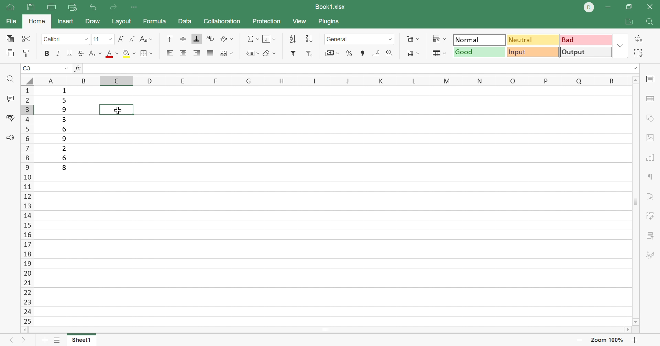 This screenshot has width=660, height=346. I want to click on Drop down, so click(67, 68).